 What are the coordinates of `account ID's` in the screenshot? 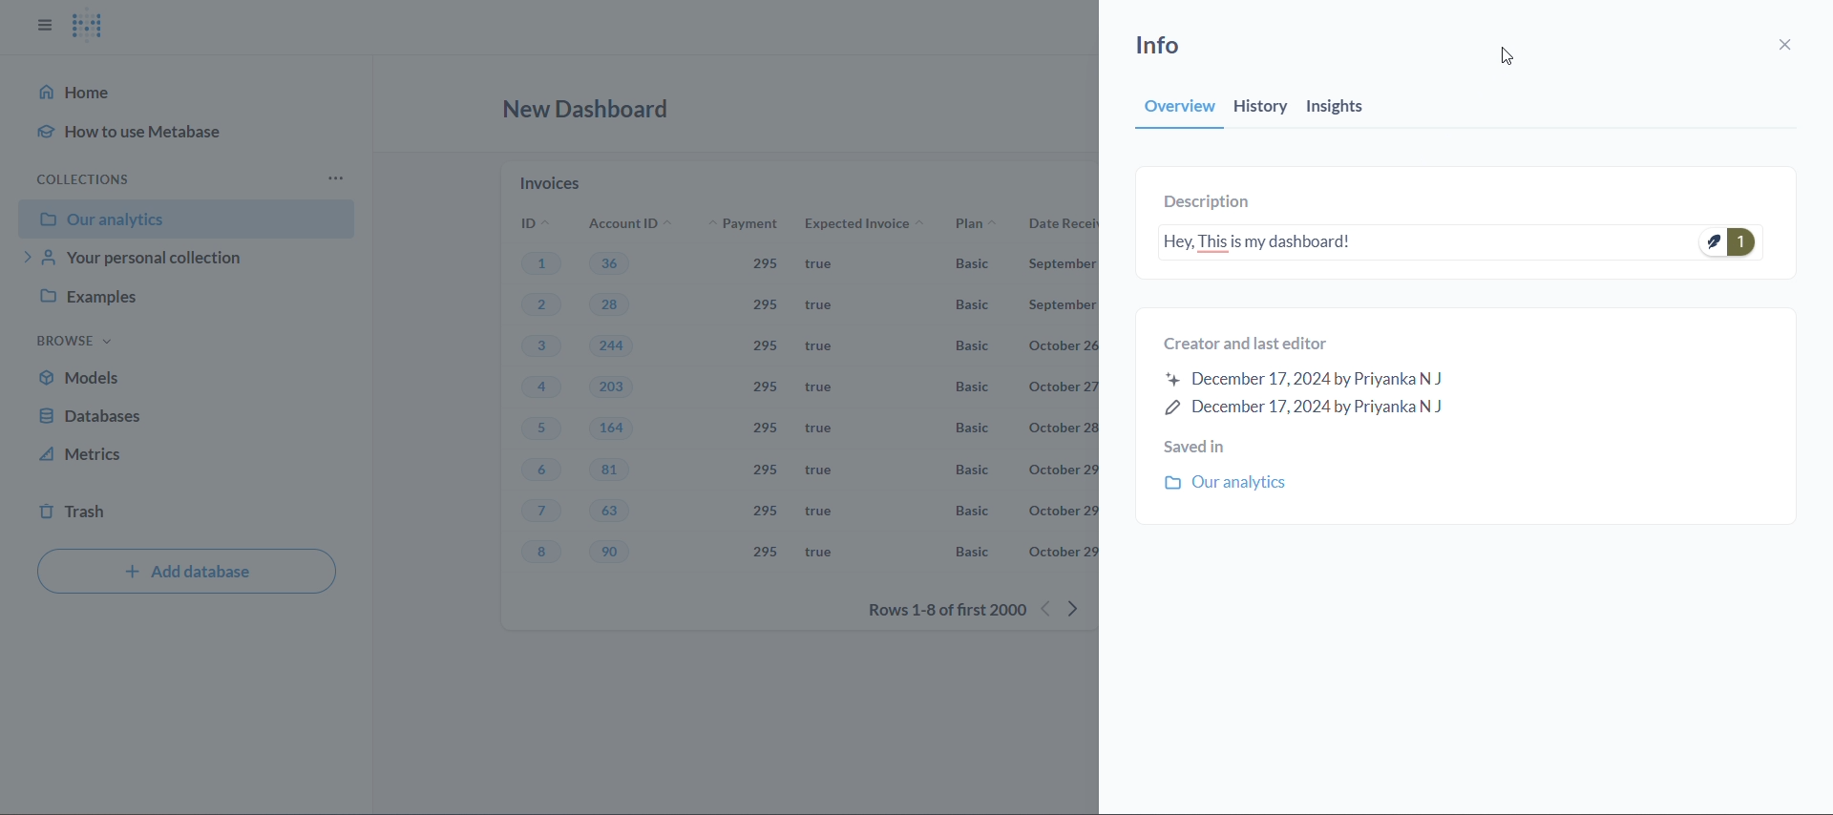 It's located at (627, 223).